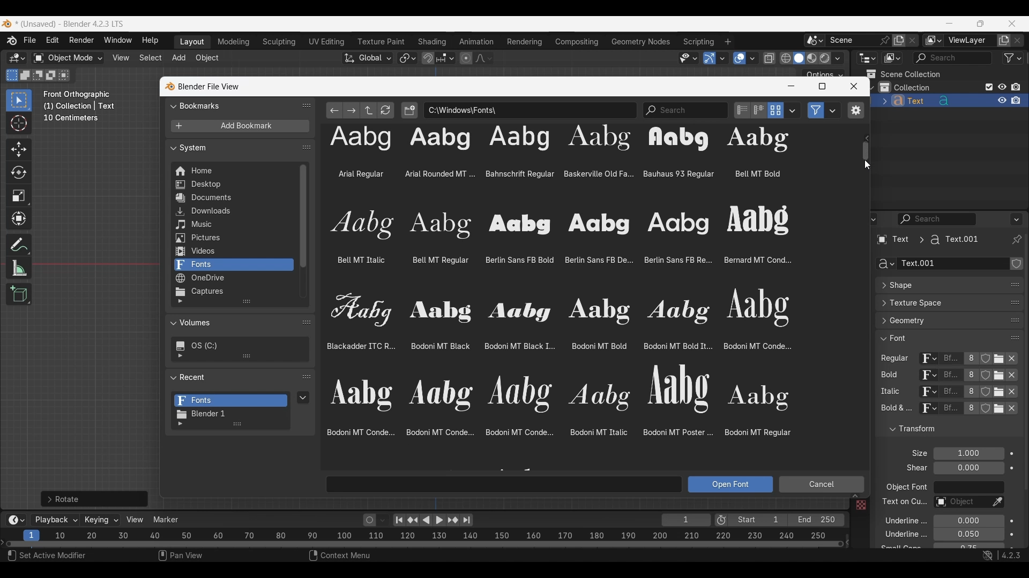  What do you see at coordinates (303, 397) in the screenshot?
I see `Recent items specials` at bounding box center [303, 397].